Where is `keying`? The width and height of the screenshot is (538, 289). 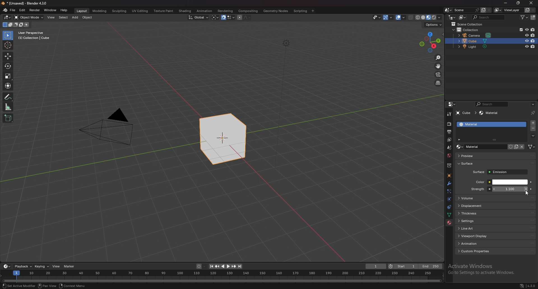
keying is located at coordinates (42, 266).